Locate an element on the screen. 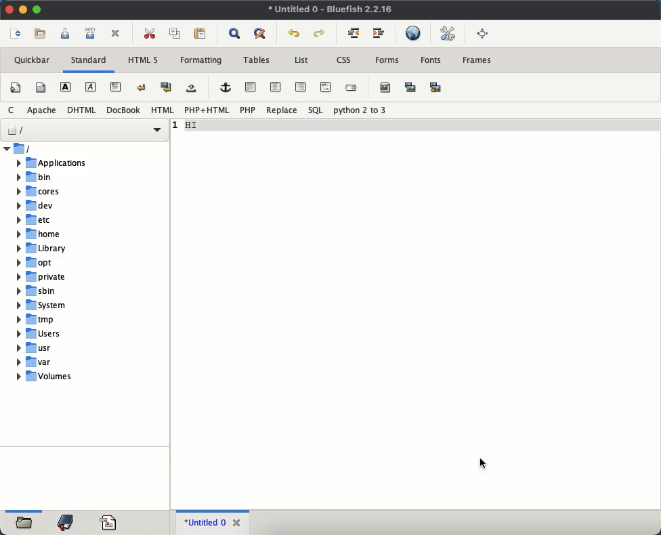 The height and width of the screenshot is (535, 661). center is located at coordinates (276, 87).